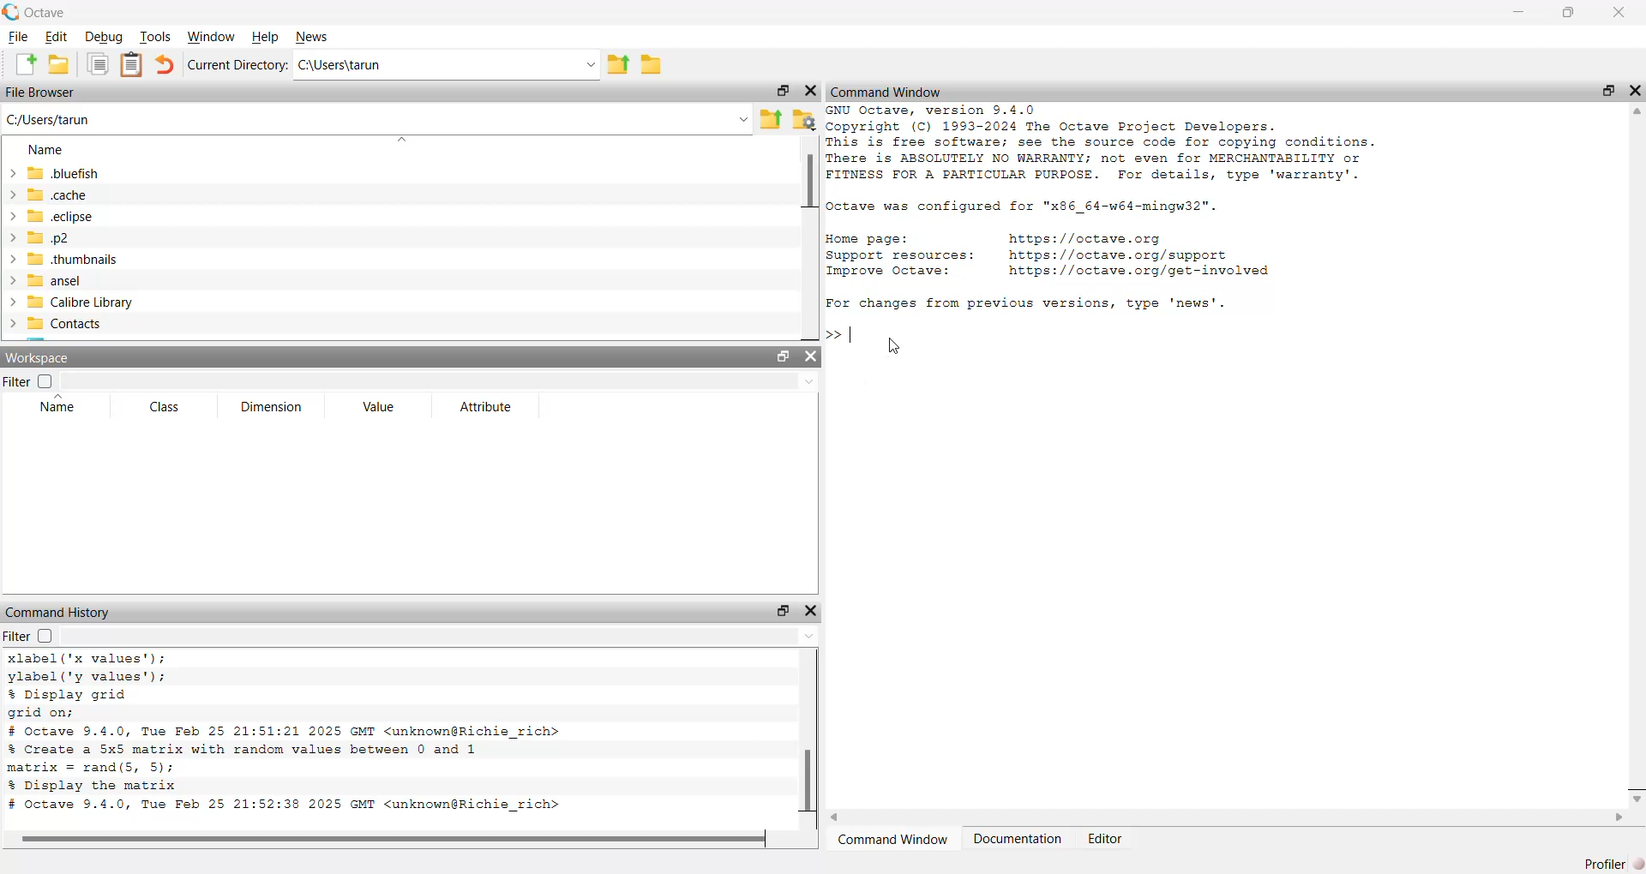  I want to click on maximise, so click(779, 92).